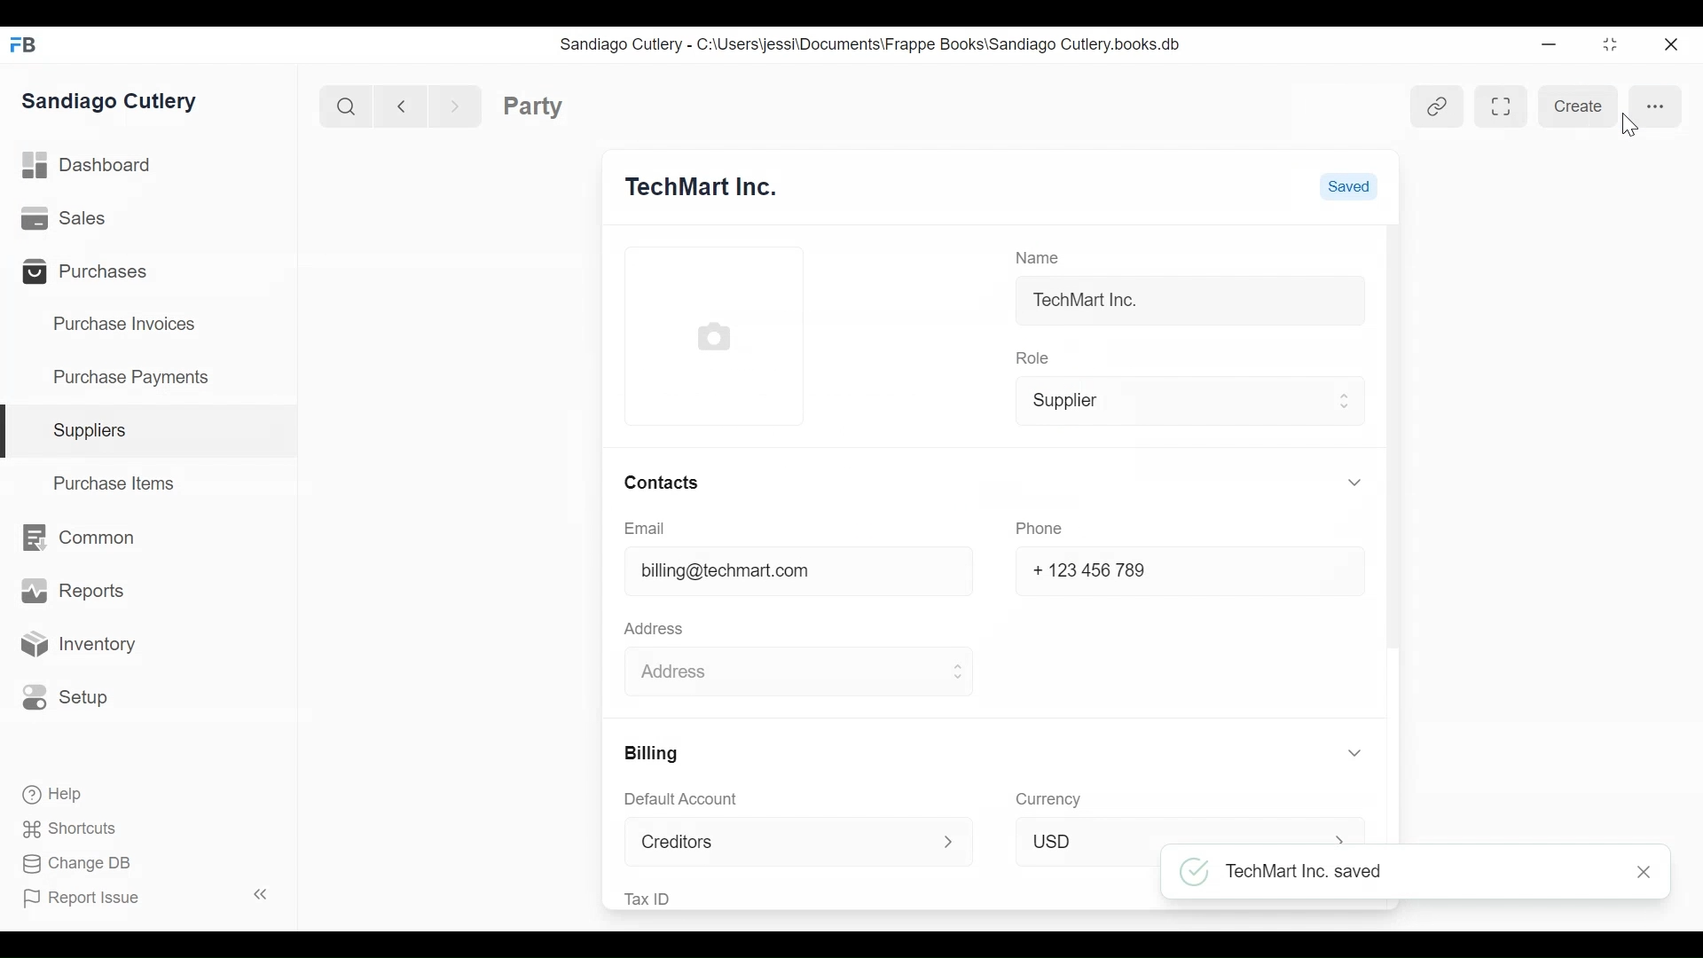  Describe the element at coordinates (349, 107) in the screenshot. I see `search` at that location.